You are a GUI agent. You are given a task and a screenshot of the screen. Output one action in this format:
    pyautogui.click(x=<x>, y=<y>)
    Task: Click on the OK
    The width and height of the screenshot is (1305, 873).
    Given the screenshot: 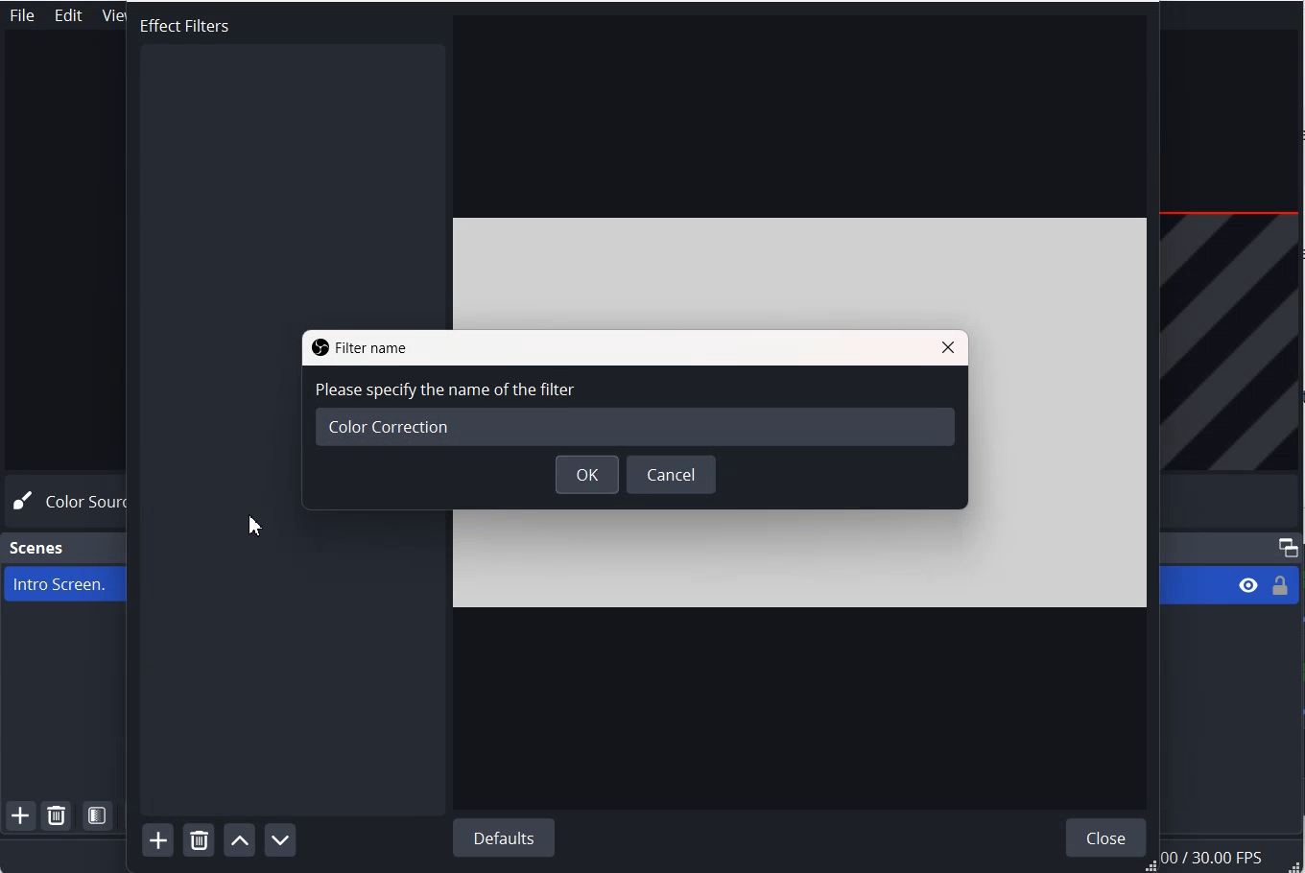 What is the action you would take?
    pyautogui.click(x=587, y=476)
    